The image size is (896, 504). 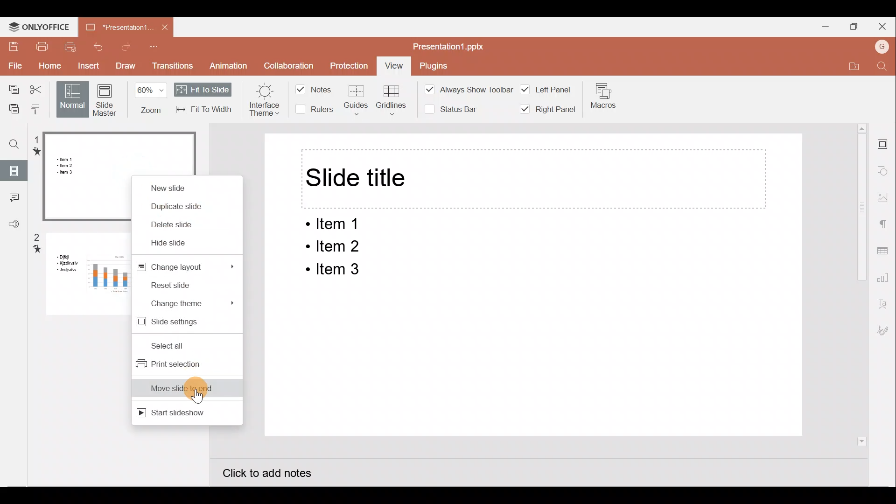 What do you see at coordinates (118, 28) in the screenshot?
I see `Presentation1.` at bounding box center [118, 28].